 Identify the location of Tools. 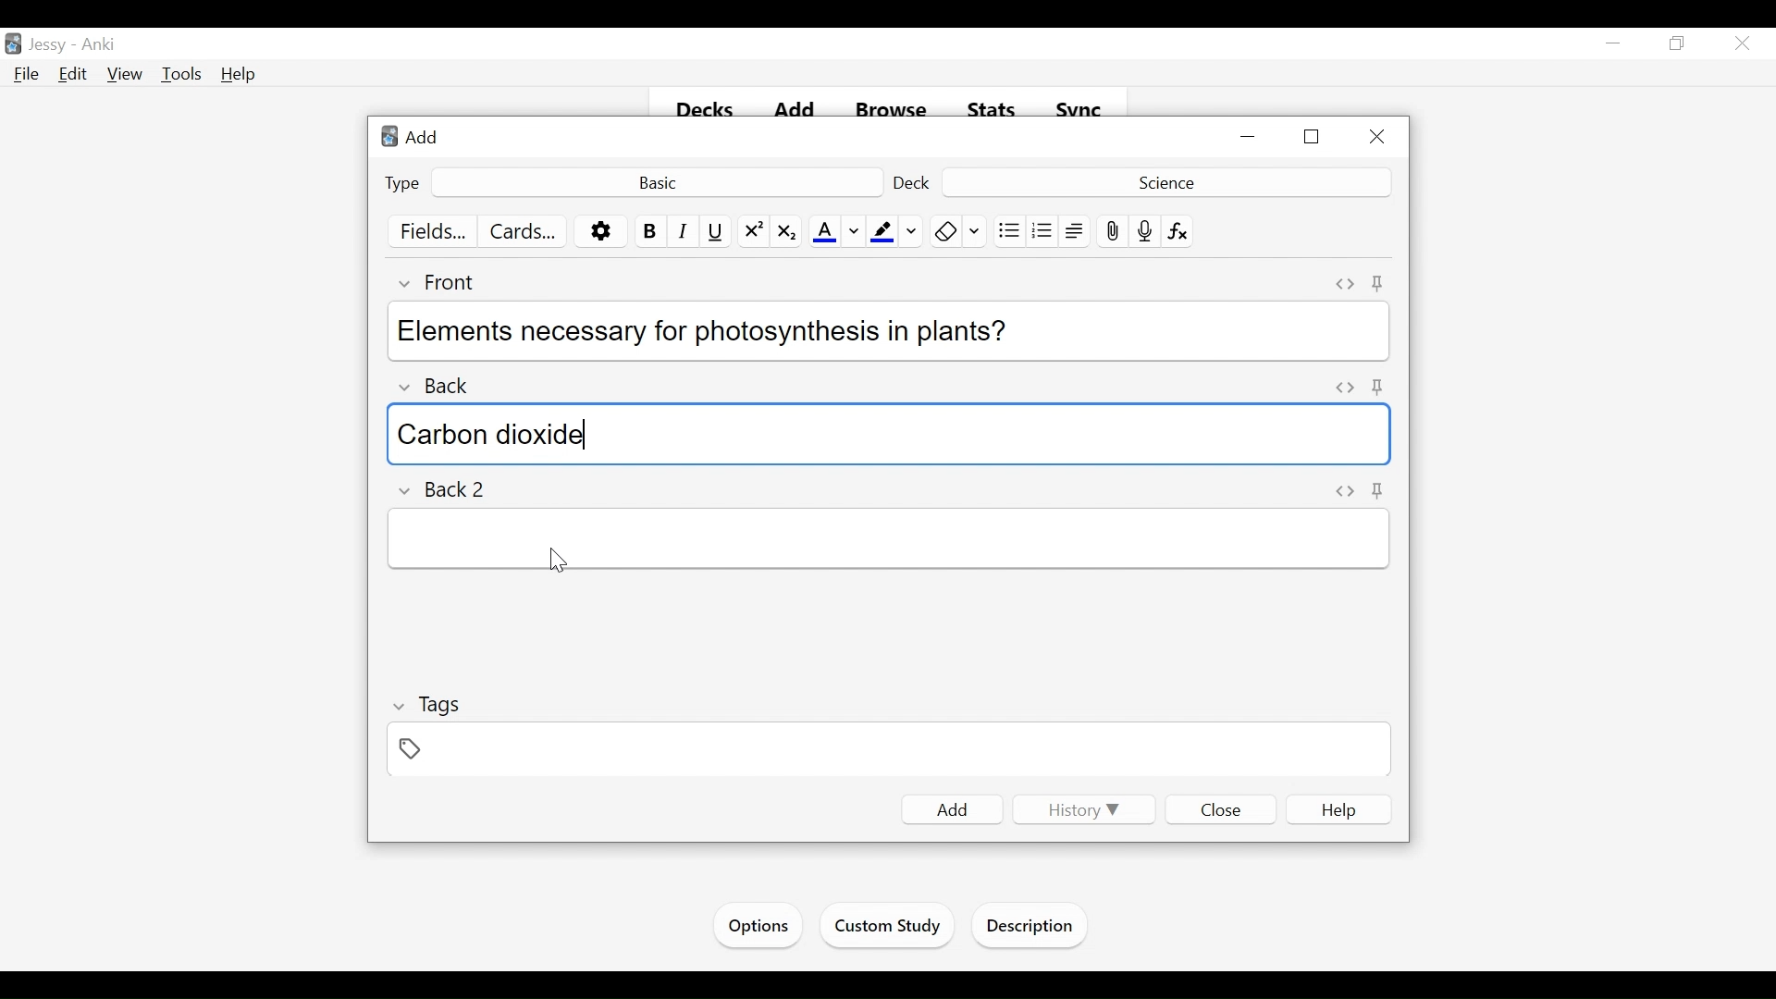
(181, 75).